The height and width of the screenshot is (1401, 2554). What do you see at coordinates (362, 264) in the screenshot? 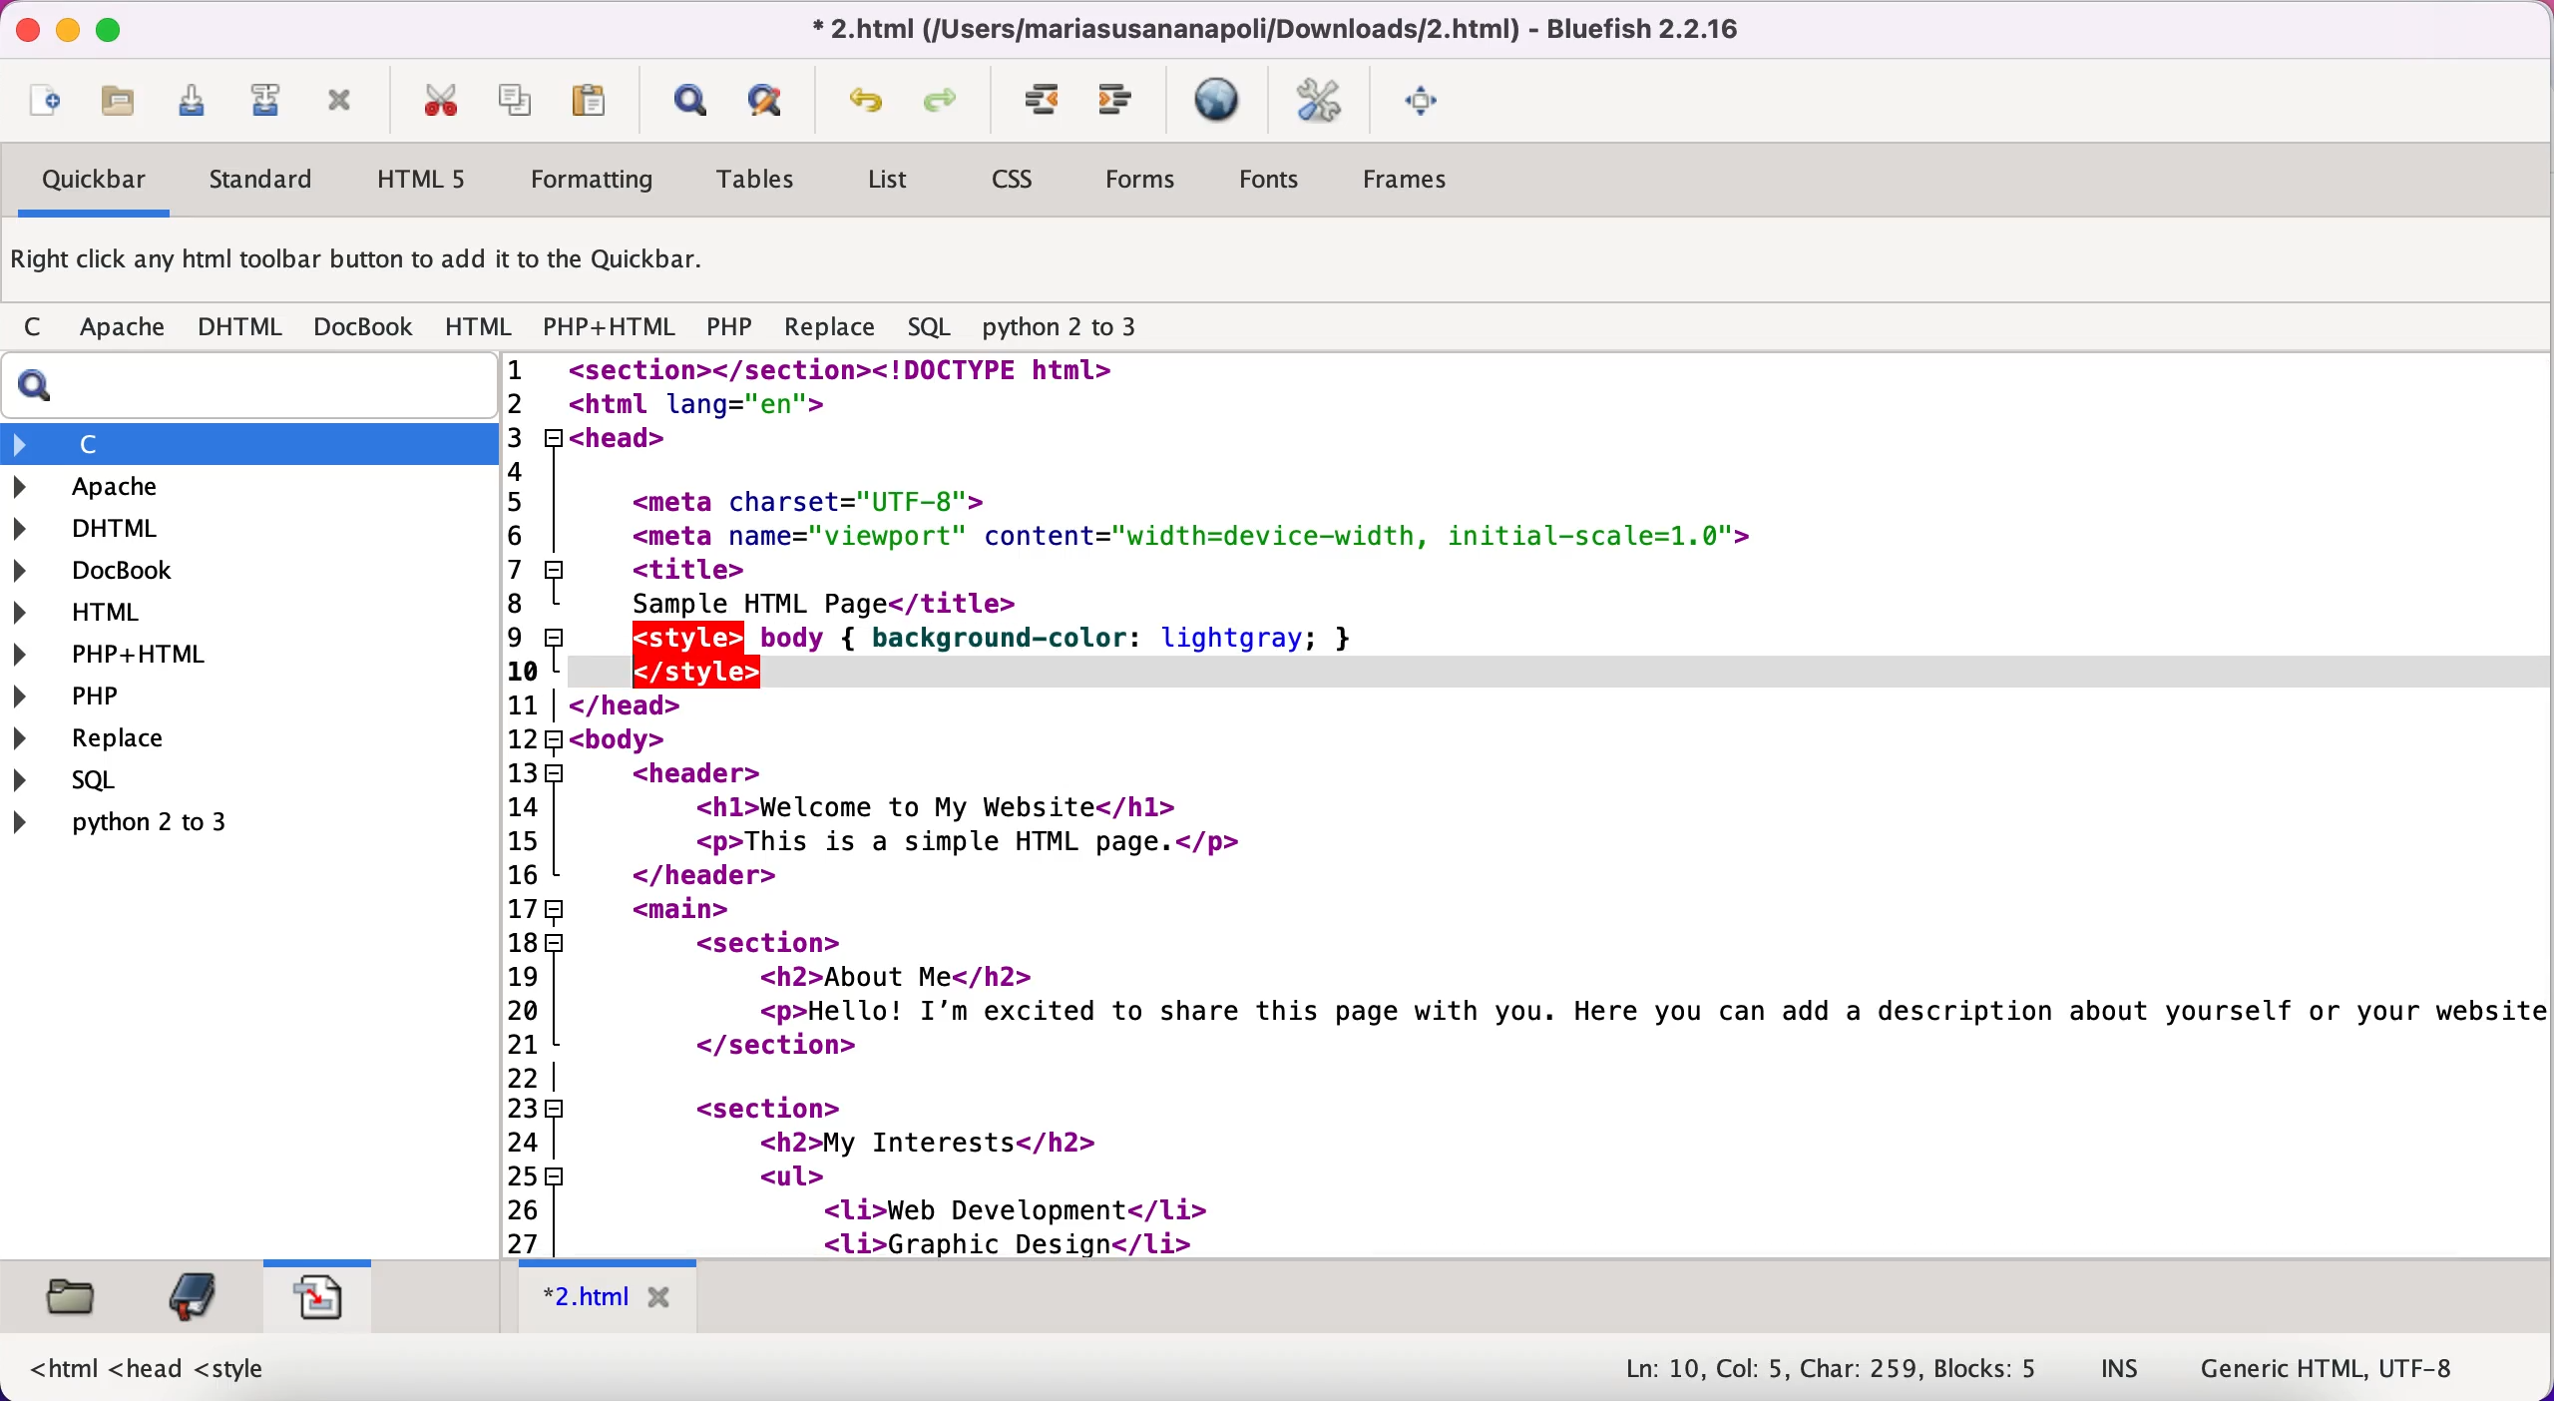
I see `right click any html toolbar button to add it to the quickbar.` at bounding box center [362, 264].